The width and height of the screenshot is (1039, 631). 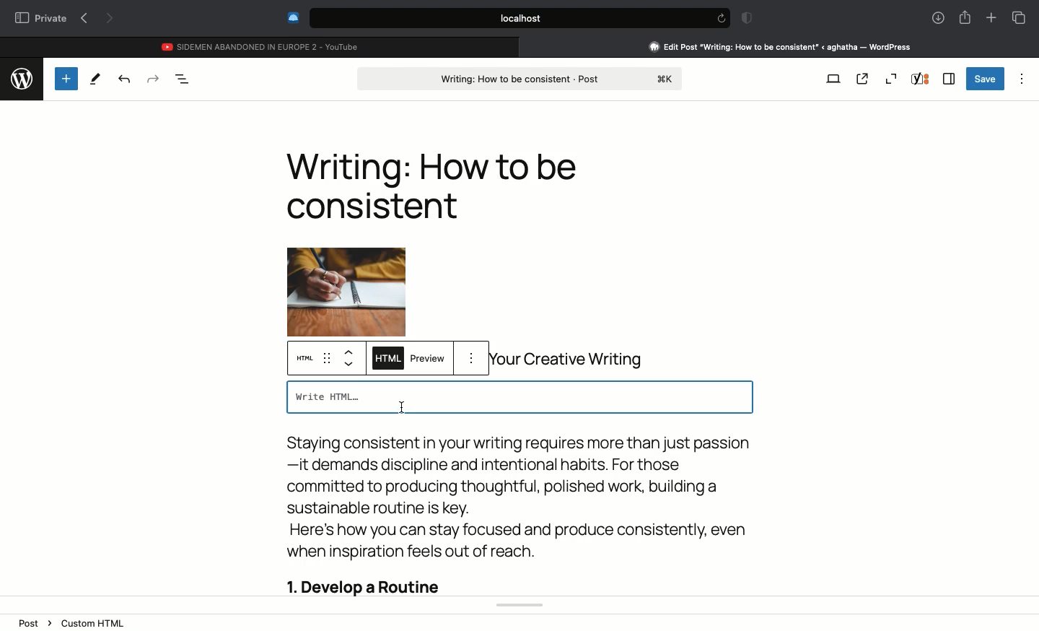 What do you see at coordinates (183, 79) in the screenshot?
I see `Document overview` at bounding box center [183, 79].